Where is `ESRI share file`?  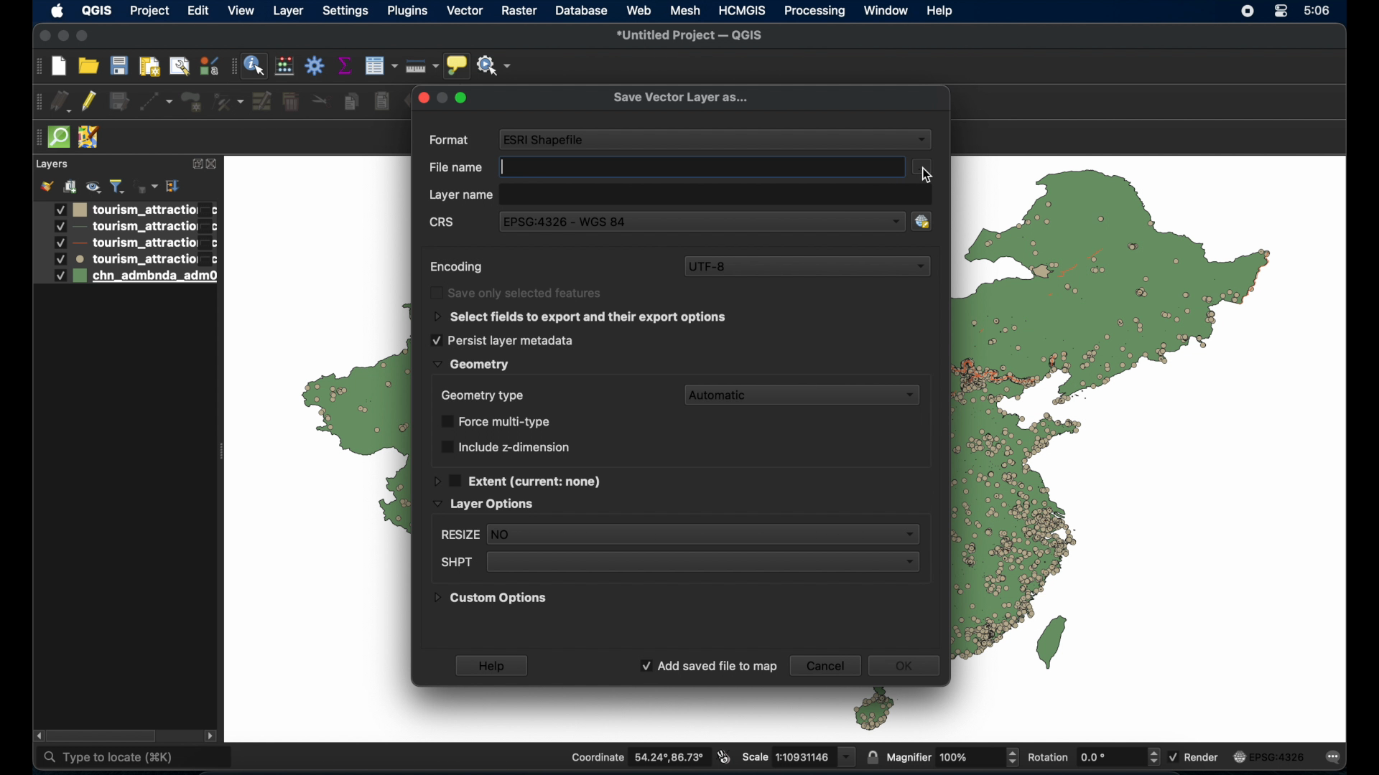 ESRI share file is located at coordinates (545, 138).